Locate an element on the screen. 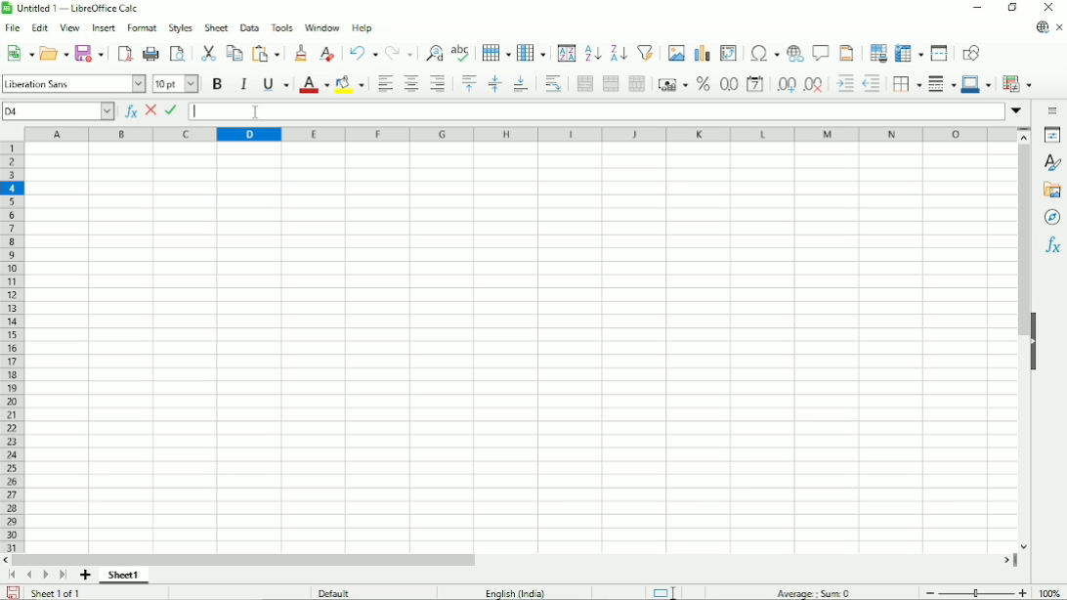 This screenshot has width=1067, height=600. Standard selection is located at coordinates (665, 591).